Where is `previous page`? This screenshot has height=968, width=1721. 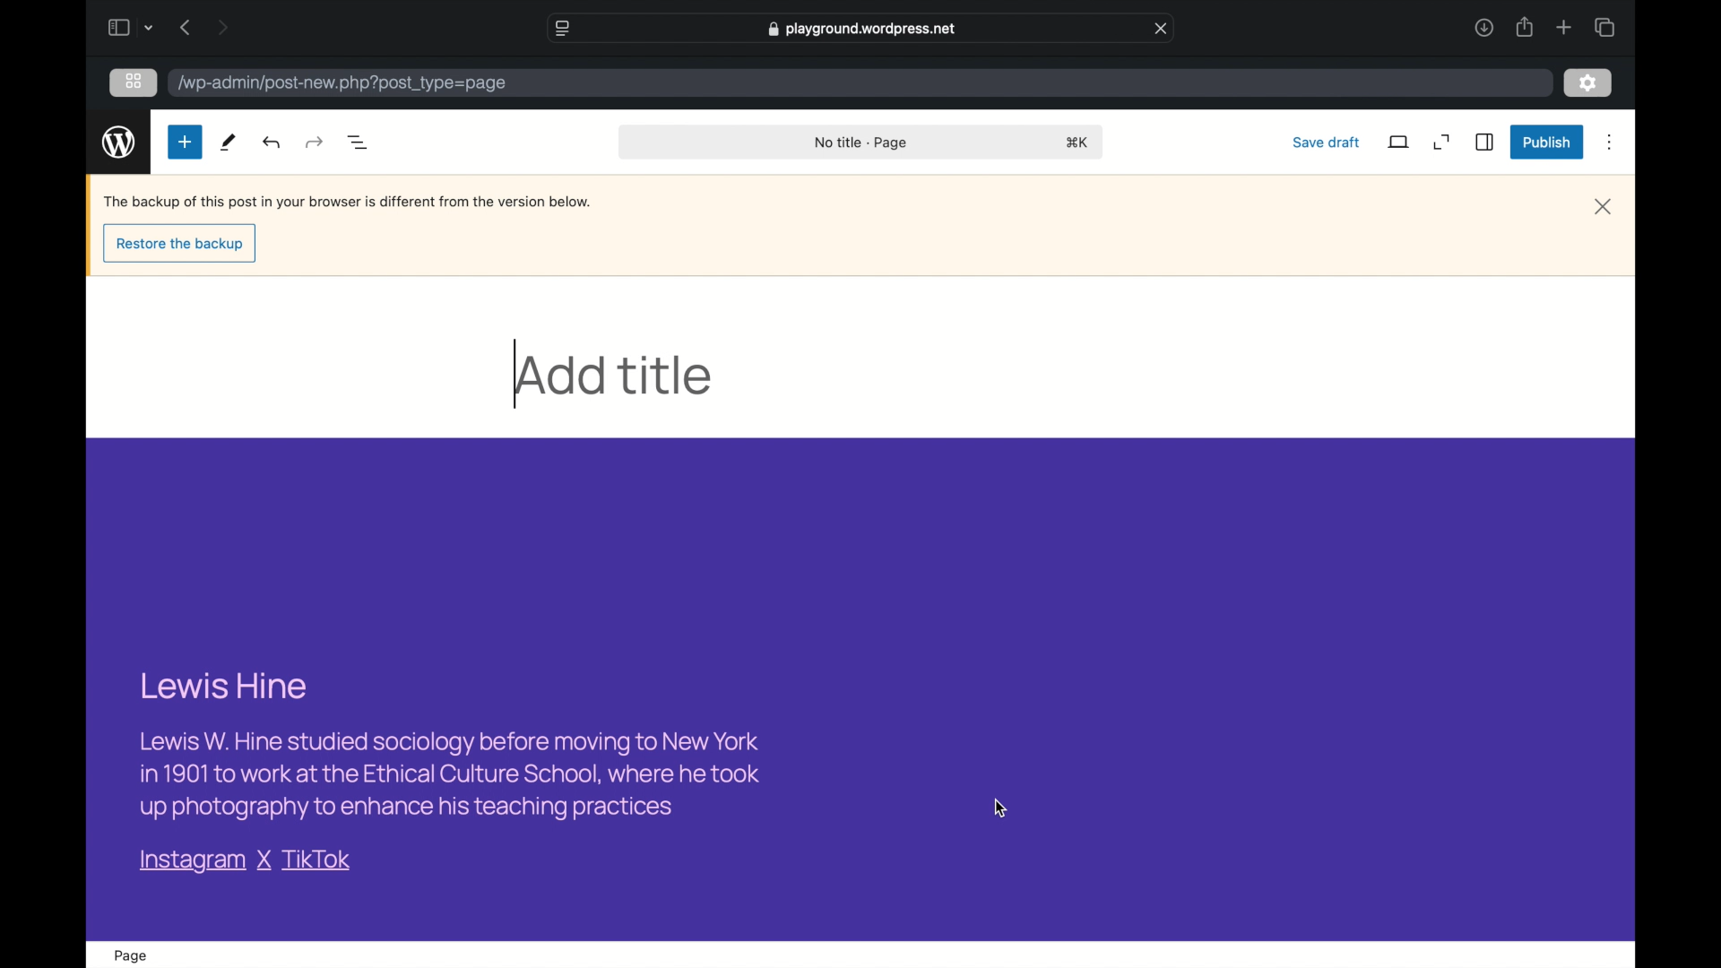
previous page is located at coordinates (185, 28).